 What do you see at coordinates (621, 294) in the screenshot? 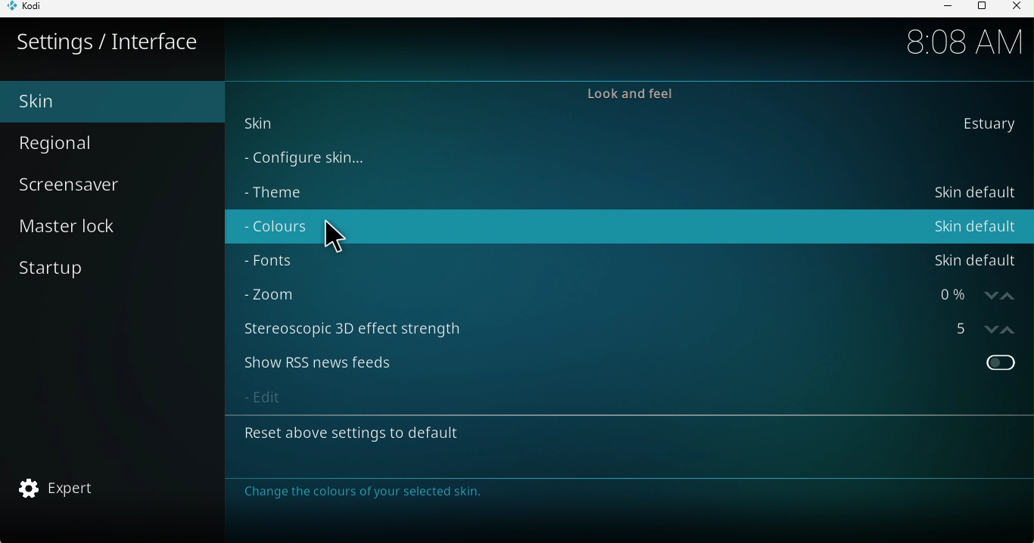
I see `Zoom` at bounding box center [621, 294].